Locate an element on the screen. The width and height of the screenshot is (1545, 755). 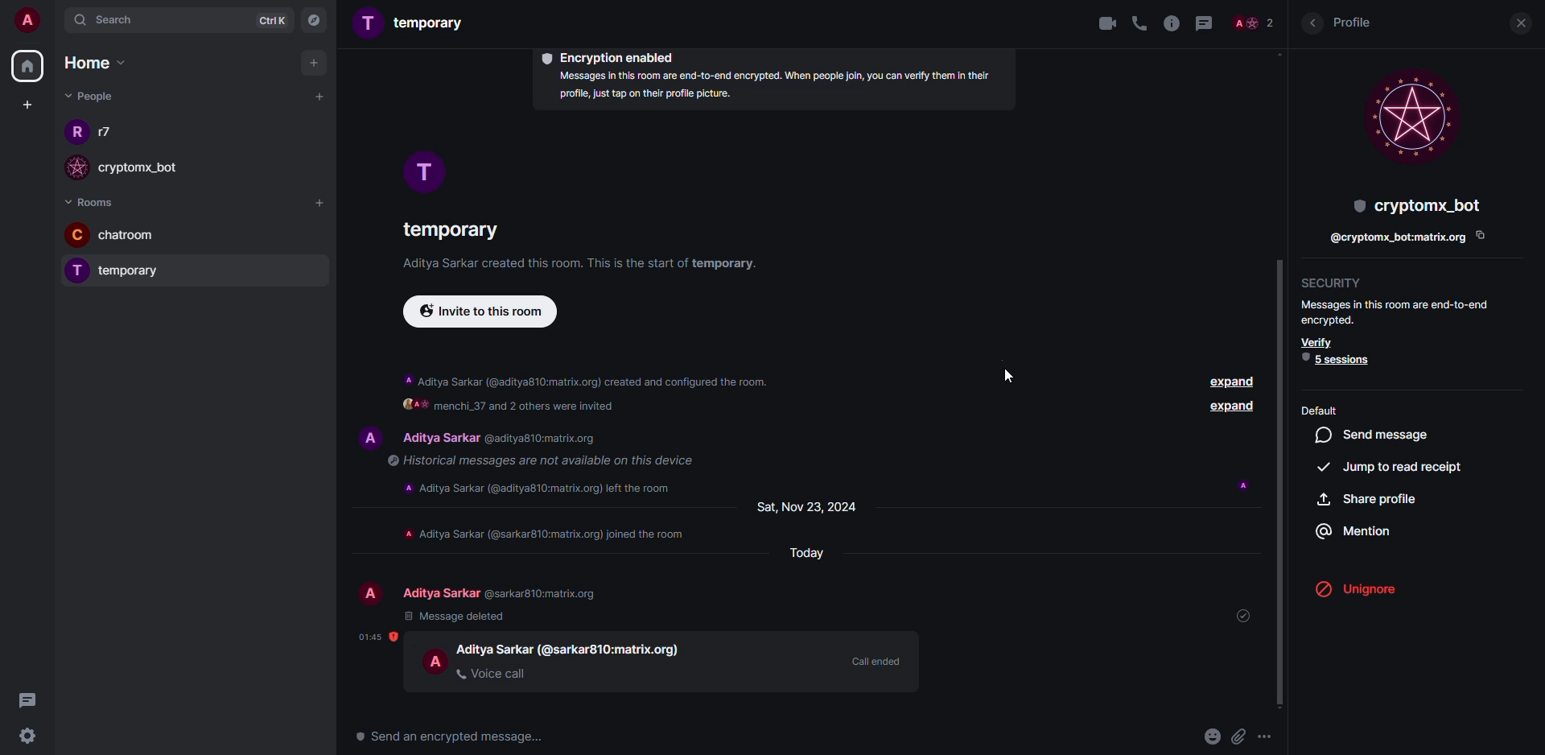
more is located at coordinates (1271, 736).